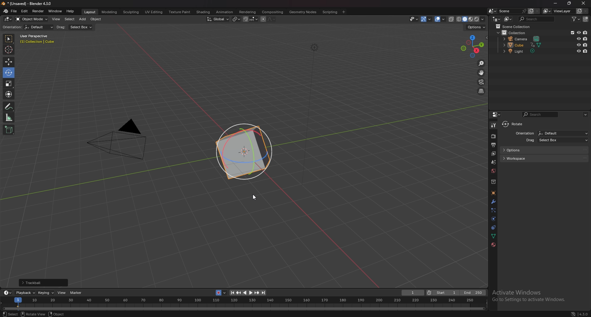 This screenshot has height=317, width=591. I want to click on object, so click(493, 193).